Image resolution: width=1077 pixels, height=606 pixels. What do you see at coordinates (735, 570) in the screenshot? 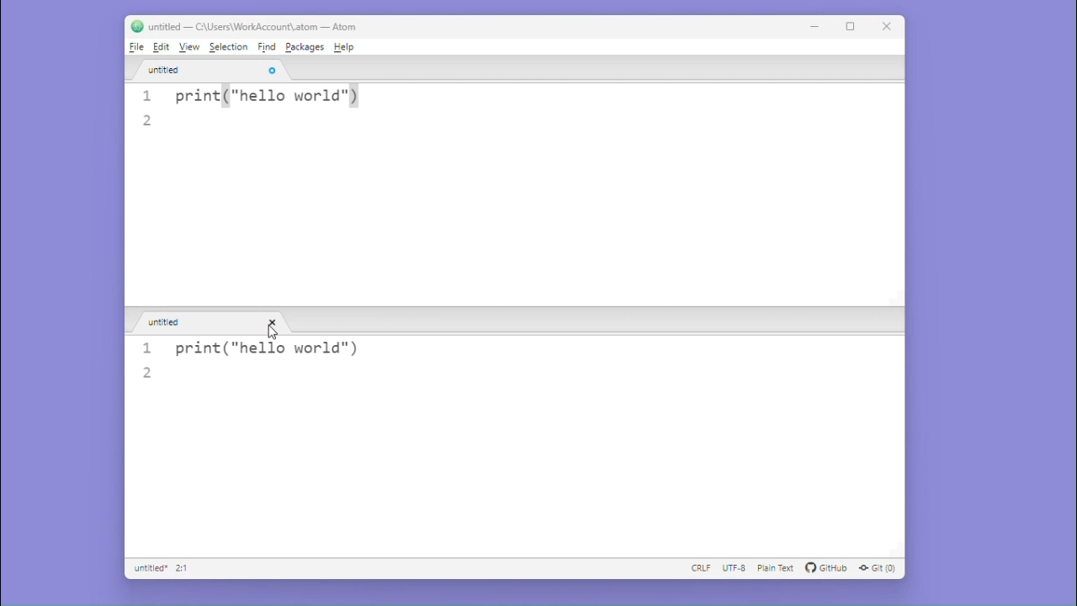
I see `UTF-8` at bounding box center [735, 570].